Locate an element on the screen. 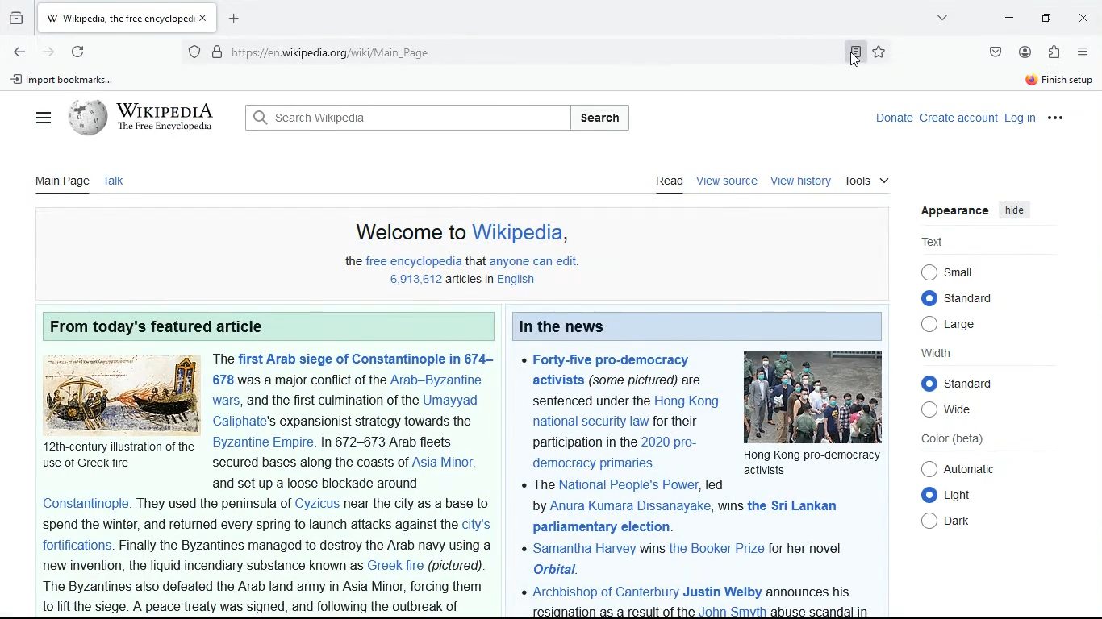 The image size is (1102, 619). title is located at coordinates (583, 325).